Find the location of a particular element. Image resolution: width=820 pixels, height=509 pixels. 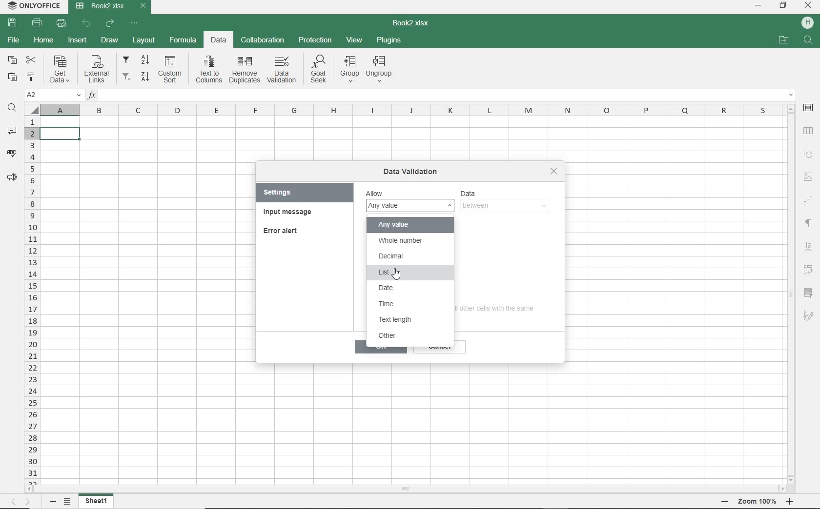

SIGNATURE is located at coordinates (808, 315).